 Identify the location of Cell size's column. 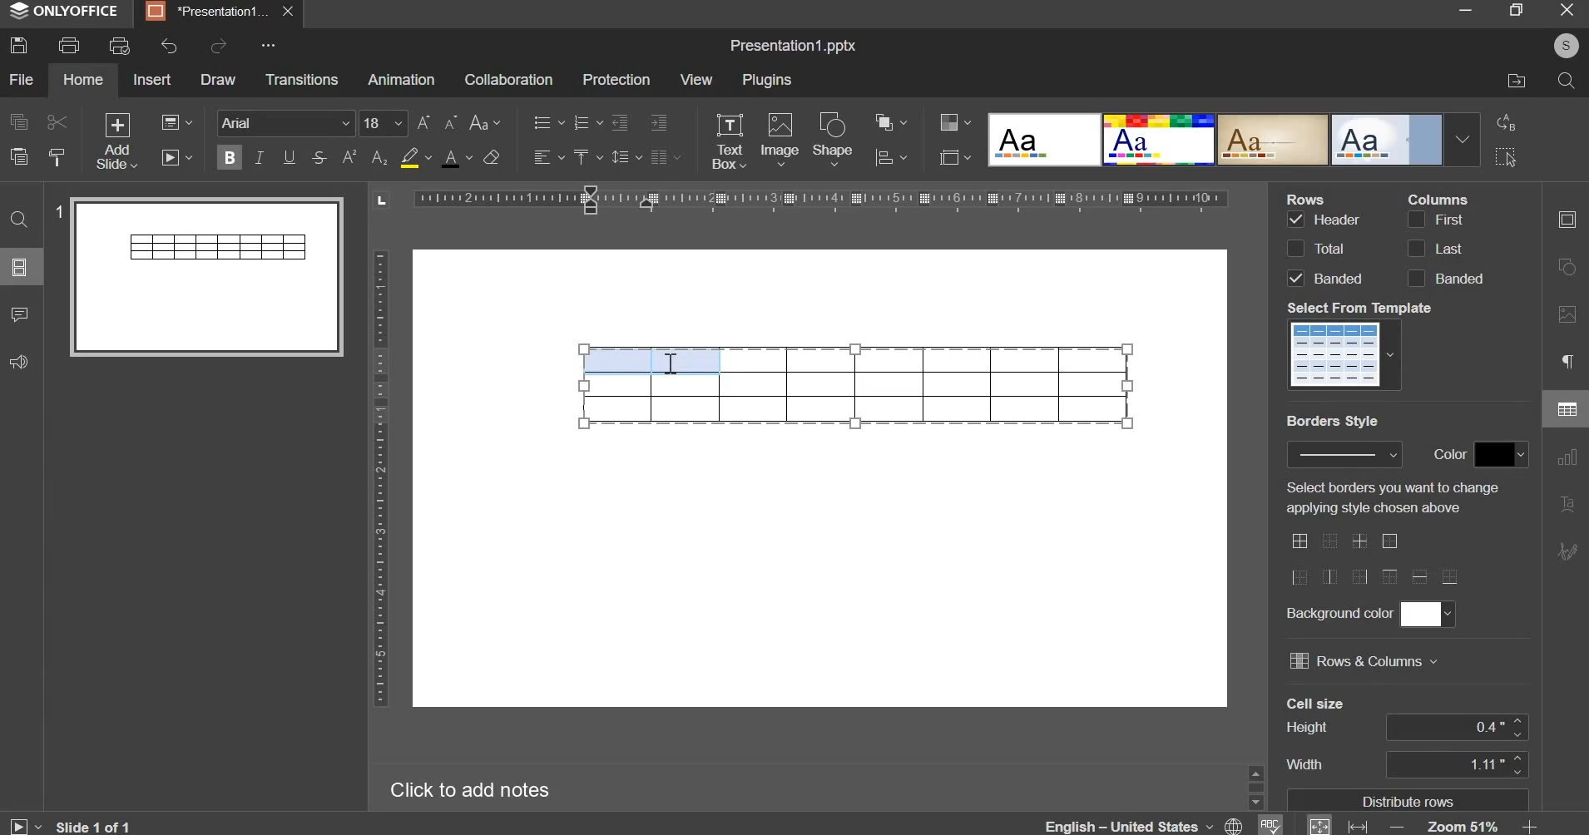
(1315, 735).